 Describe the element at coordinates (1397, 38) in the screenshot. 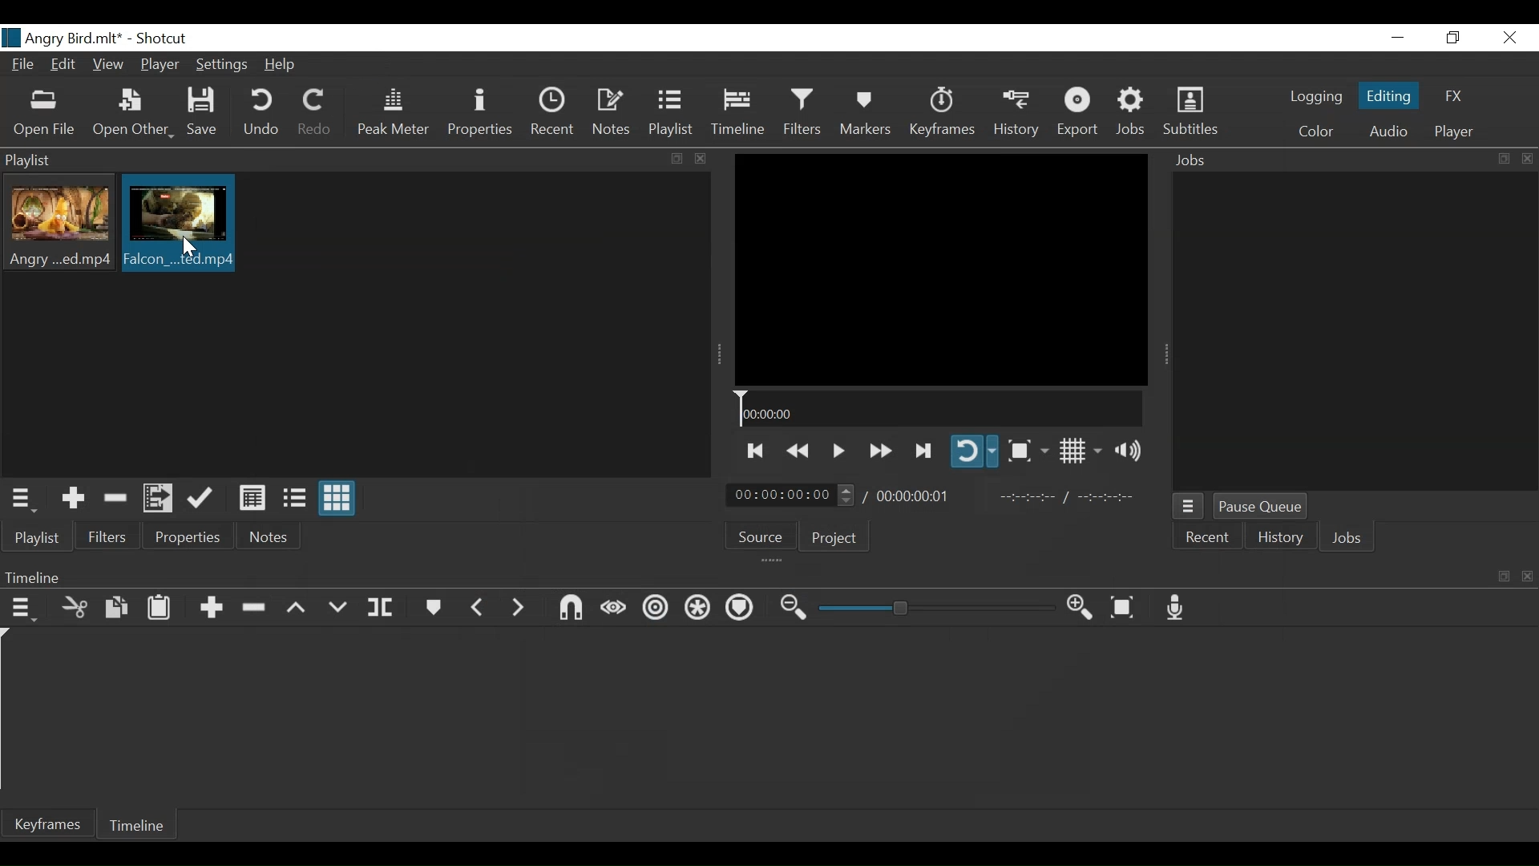

I see `minimize` at that location.